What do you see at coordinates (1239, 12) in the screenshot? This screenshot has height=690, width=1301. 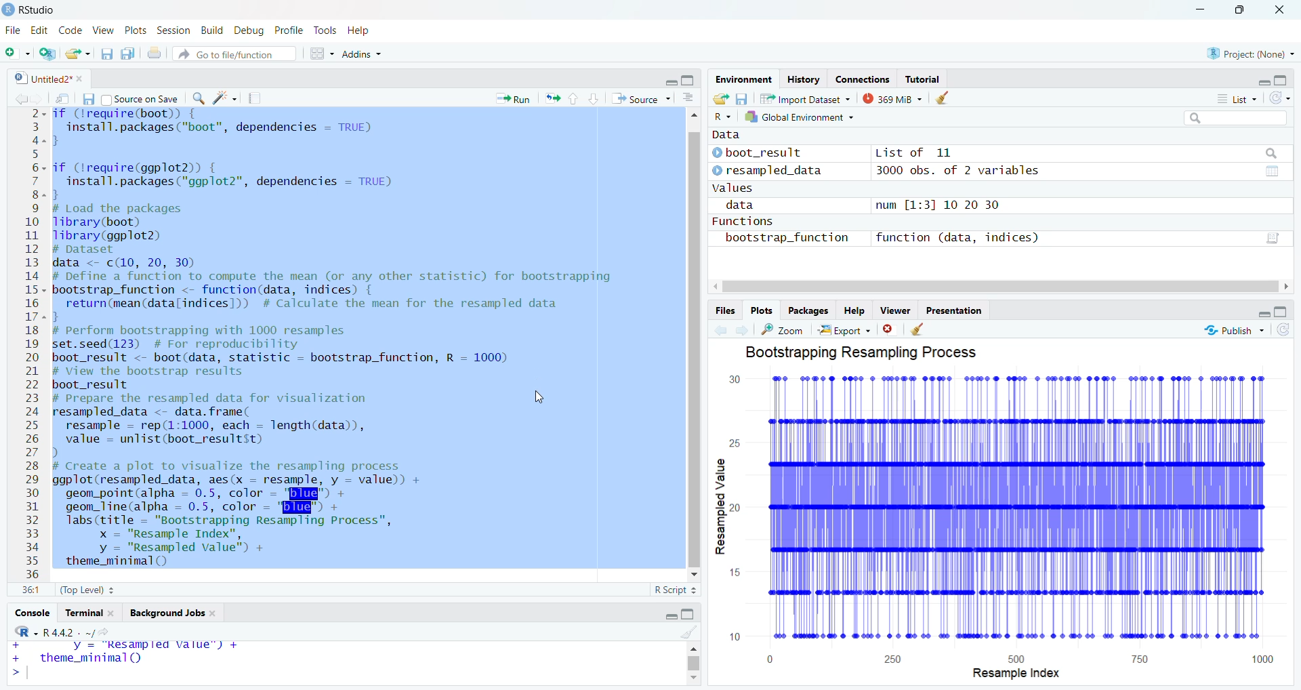 I see `maximize` at bounding box center [1239, 12].